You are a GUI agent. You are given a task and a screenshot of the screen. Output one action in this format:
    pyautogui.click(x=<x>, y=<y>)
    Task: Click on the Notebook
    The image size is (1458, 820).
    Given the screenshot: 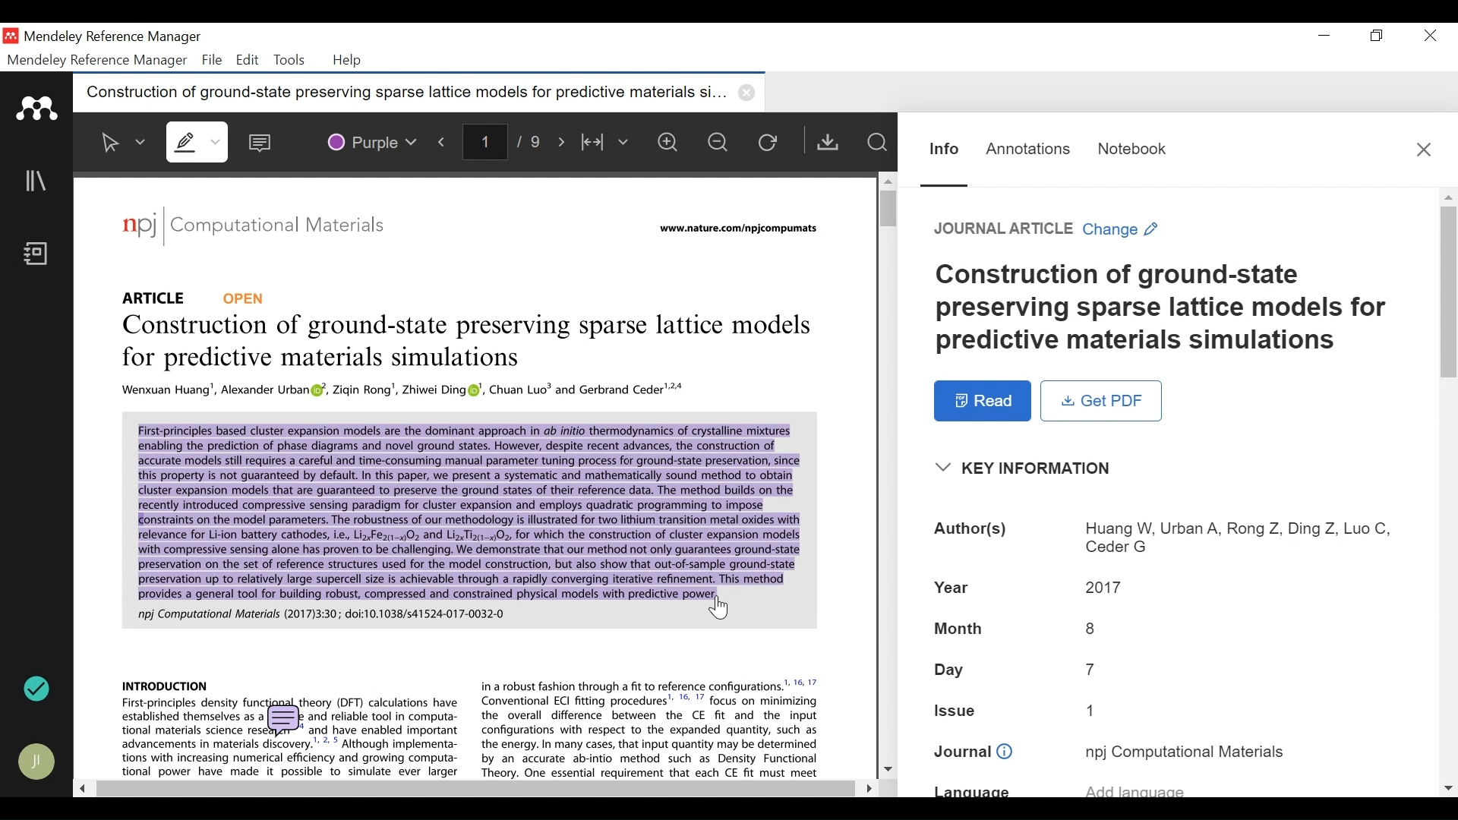 What is the action you would take?
    pyautogui.click(x=40, y=255)
    